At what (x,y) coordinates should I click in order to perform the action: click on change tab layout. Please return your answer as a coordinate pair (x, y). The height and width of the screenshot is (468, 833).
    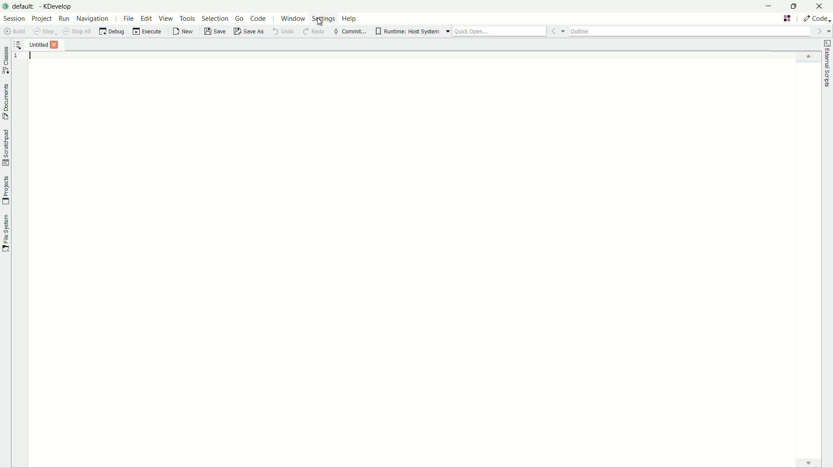
    Looking at the image, I should click on (787, 18).